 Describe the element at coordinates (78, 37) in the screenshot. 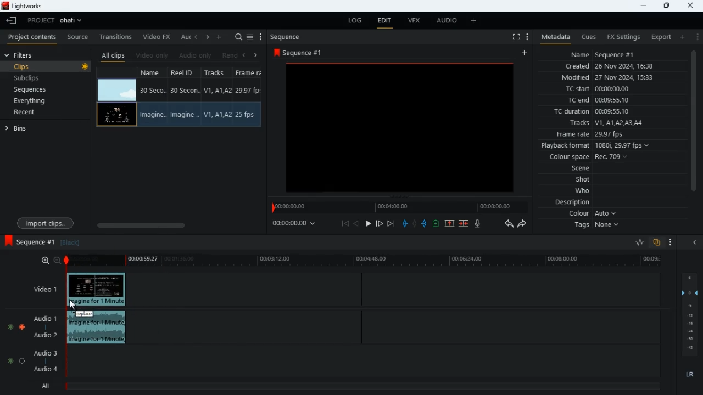

I see `source` at that location.